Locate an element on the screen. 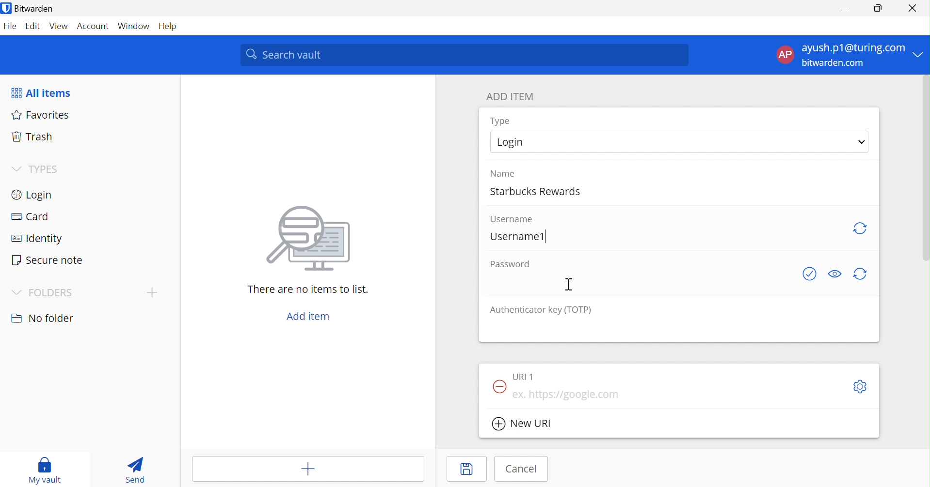 The height and width of the screenshot is (487, 930). View is located at coordinates (59, 28).